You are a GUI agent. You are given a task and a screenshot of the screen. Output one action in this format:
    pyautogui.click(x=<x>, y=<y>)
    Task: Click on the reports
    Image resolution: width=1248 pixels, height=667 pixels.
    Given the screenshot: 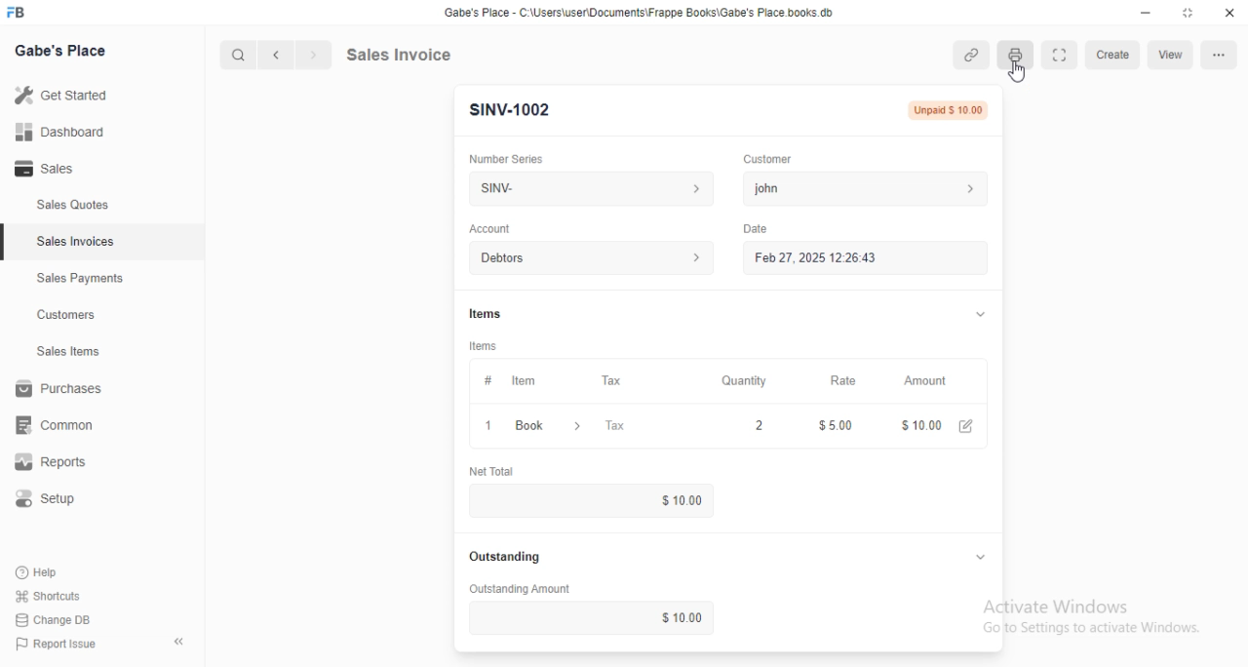 What is the action you would take?
    pyautogui.click(x=50, y=462)
    